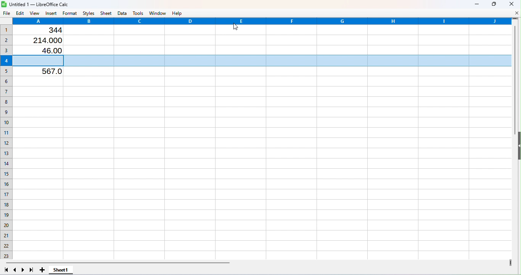 Image resolution: width=521 pixels, height=275 pixels. I want to click on Styles, so click(88, 13).